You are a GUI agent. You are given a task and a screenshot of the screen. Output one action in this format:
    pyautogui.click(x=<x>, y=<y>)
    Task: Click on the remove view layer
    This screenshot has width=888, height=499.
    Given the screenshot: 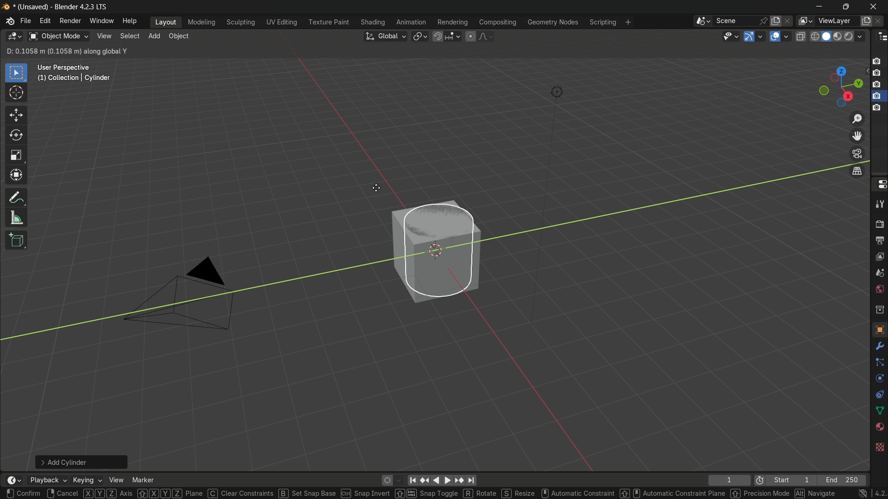 What is the action you would take?
    pyautogui.click(x=881, y=21)
    